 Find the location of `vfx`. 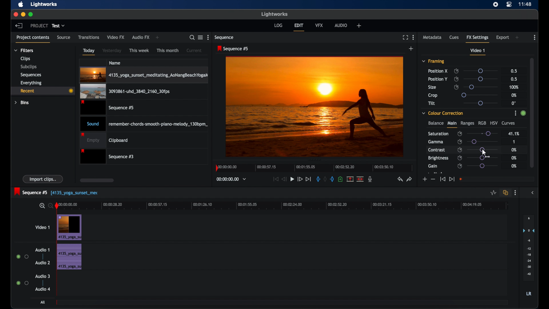

vfx is located at coordinates (319, 25).